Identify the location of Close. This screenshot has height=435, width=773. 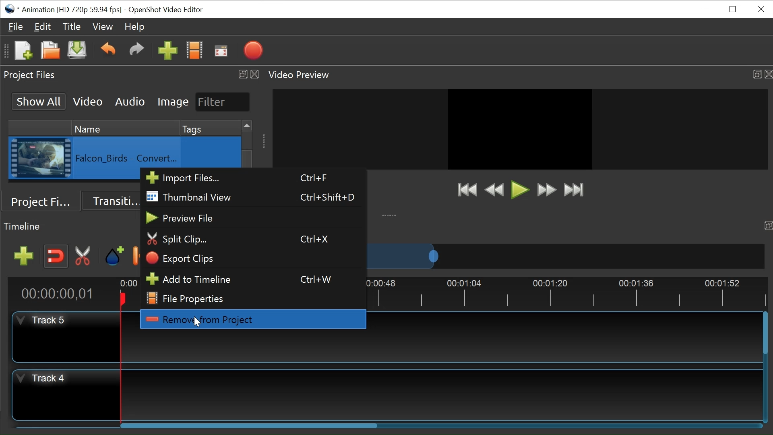
(768, 74).